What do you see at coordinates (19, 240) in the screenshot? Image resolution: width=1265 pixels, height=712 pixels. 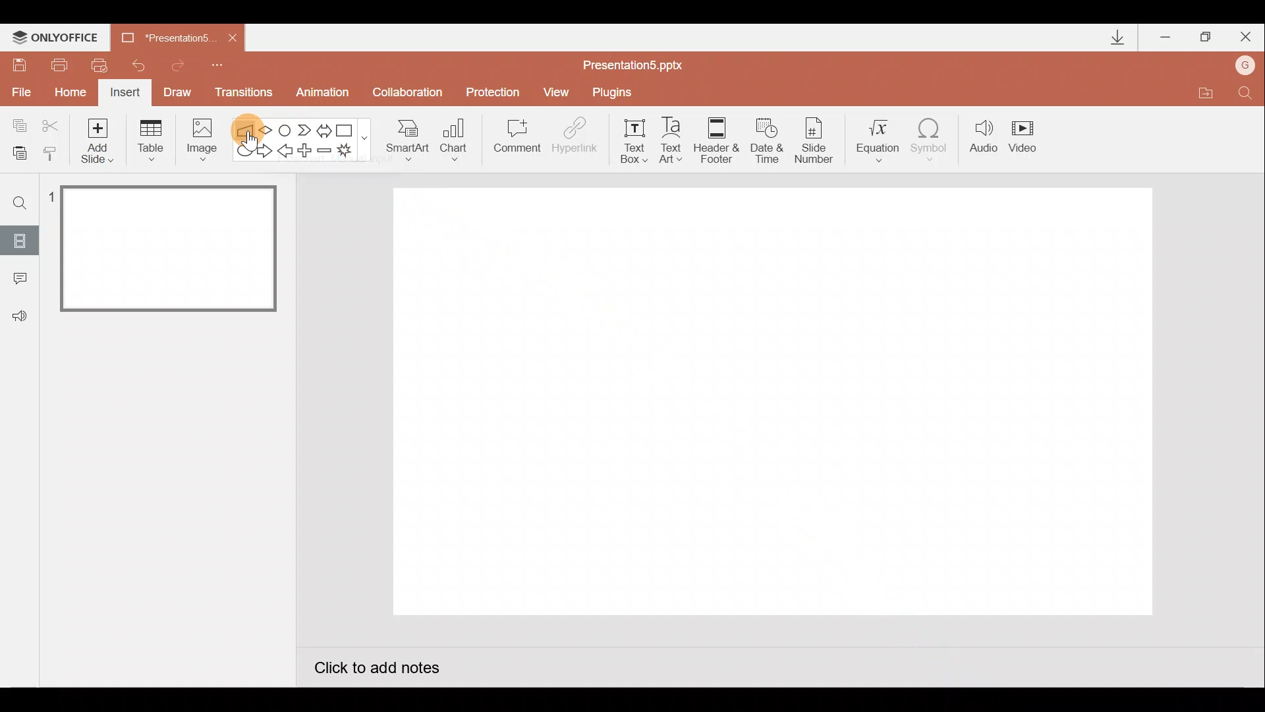 I see `Slides` at bounding box center [19, 240].